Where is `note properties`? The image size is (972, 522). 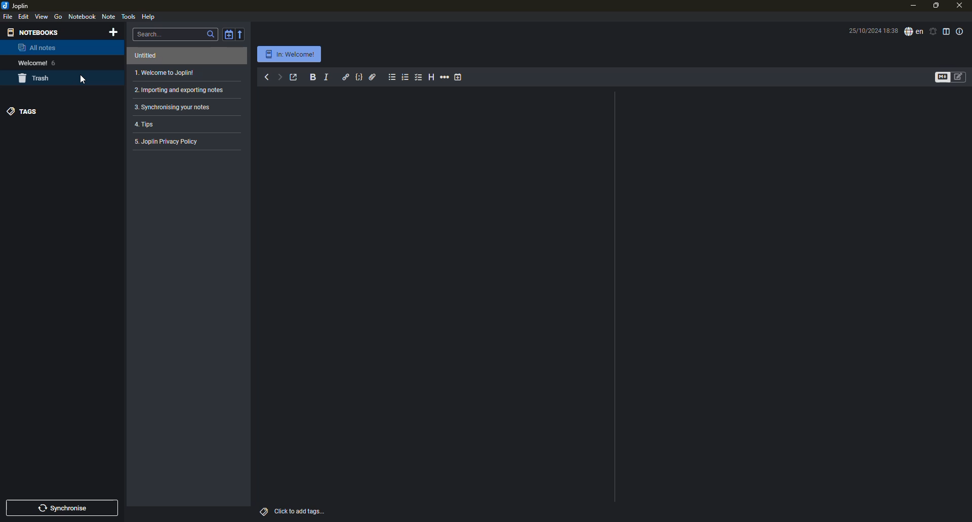
note properties is located at coordinates (960, 31).